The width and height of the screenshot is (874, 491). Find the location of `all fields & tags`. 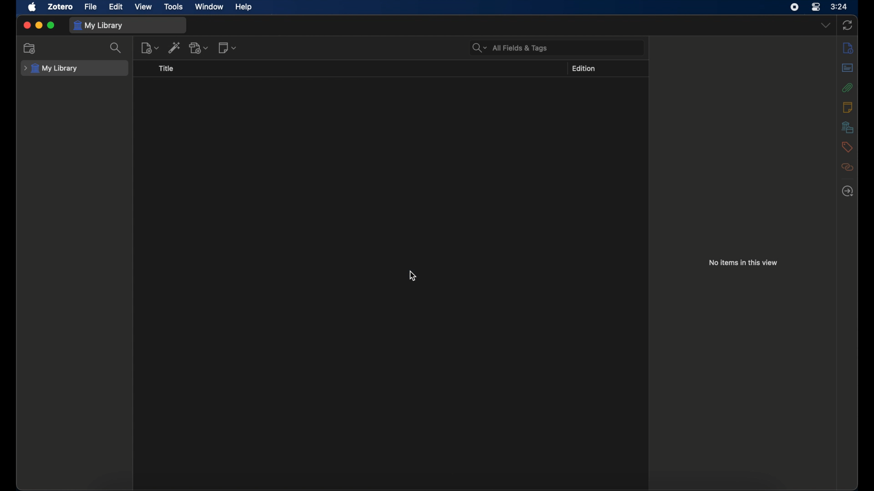

all fields & tags is located at coordinates (510, 48).